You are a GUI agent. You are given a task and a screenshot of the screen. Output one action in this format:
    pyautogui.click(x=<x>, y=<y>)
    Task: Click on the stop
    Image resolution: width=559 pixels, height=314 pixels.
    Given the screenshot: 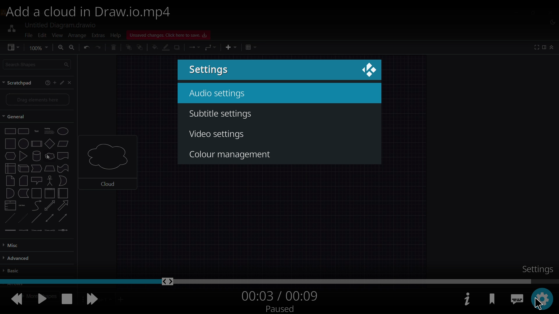 What is the action you would take?
    pyautogui.click(x=65, y=299)
    